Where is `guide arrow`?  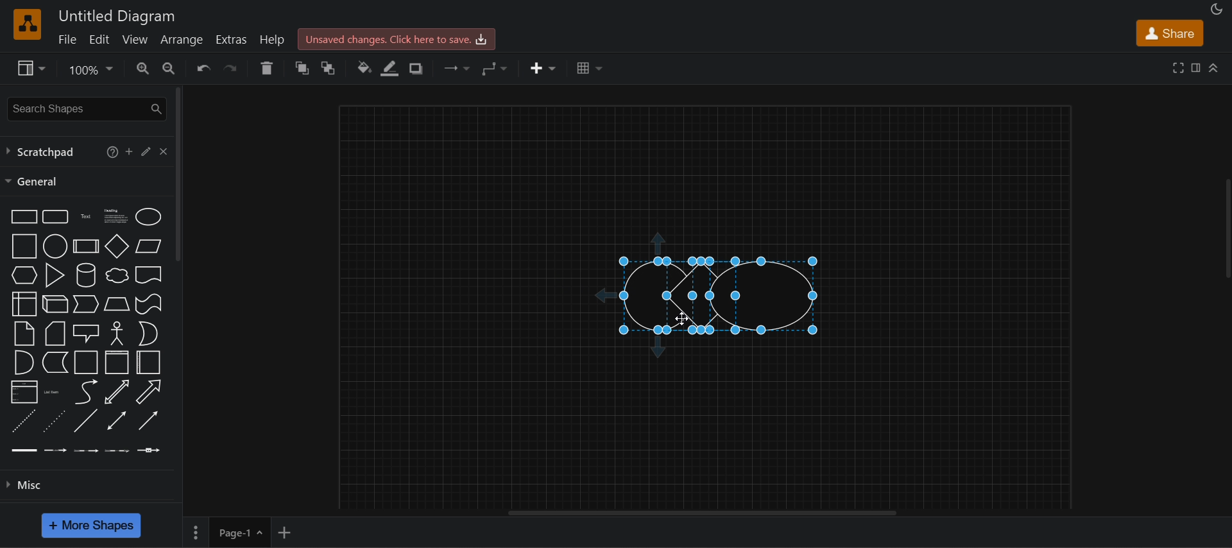
guide arrow is located at coordinates (660, 349).